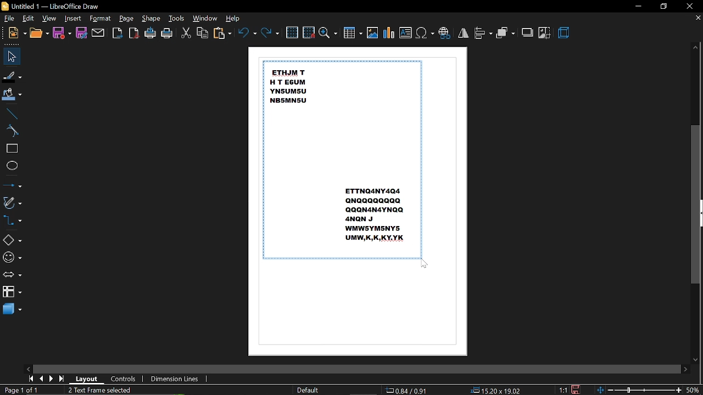 This screenshot has width=703, height=395. I want to click on help, so click(235, 18).